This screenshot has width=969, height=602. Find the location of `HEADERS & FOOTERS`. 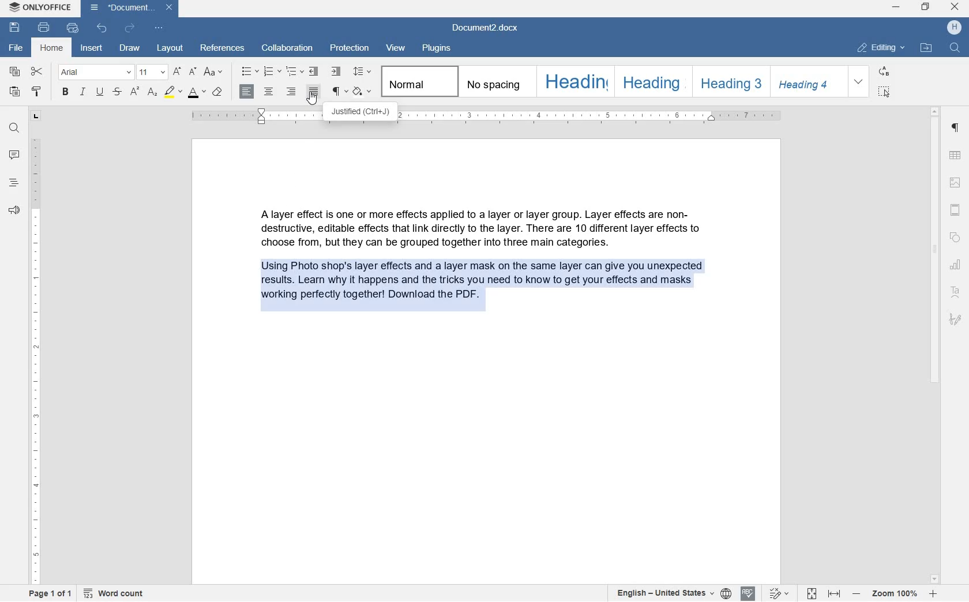

HEADERS & FOOTERS is located at coordinates (956, 212).